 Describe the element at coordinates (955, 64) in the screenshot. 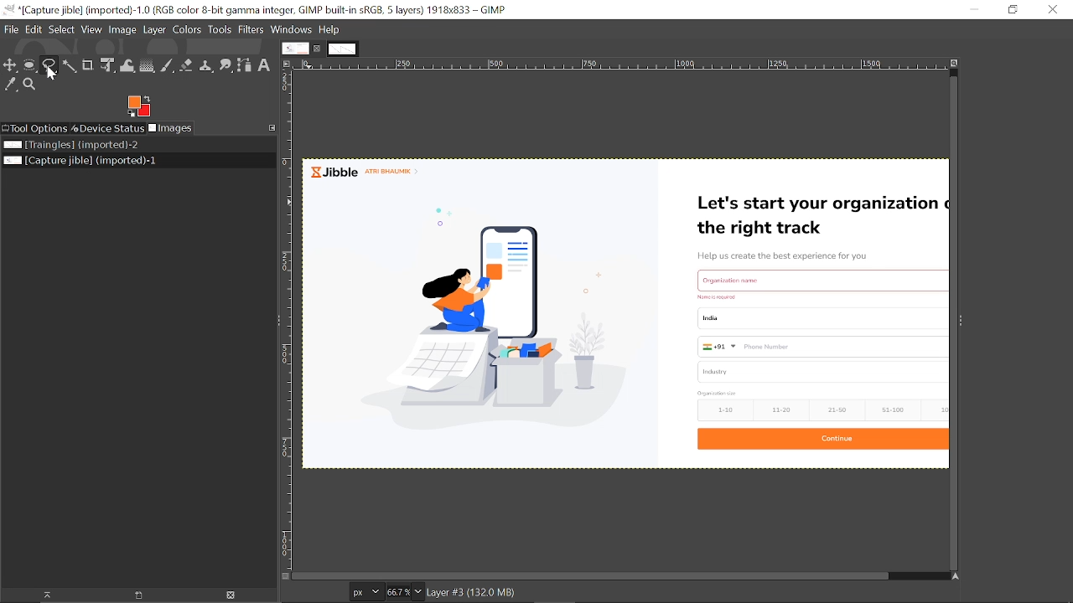

I see `Zoom image when window size changes` at that location.